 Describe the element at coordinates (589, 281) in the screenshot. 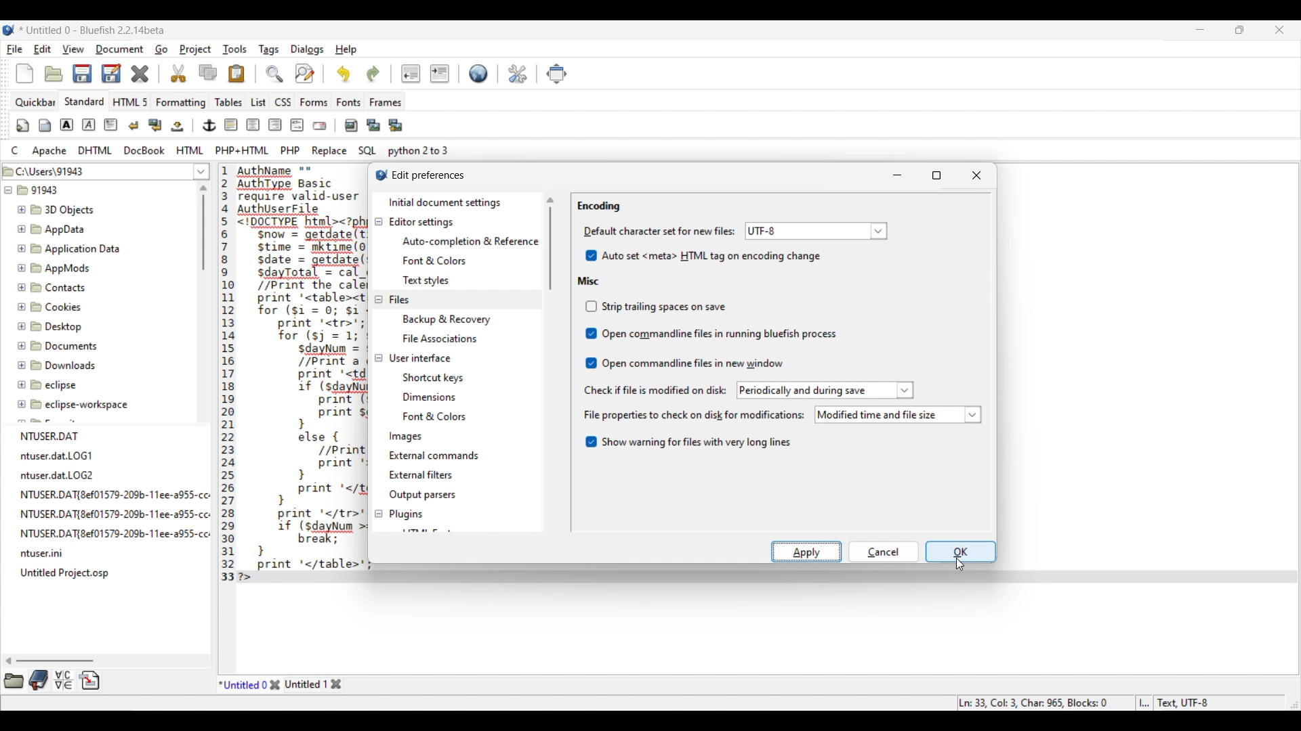

I see `Misc section` at that location.